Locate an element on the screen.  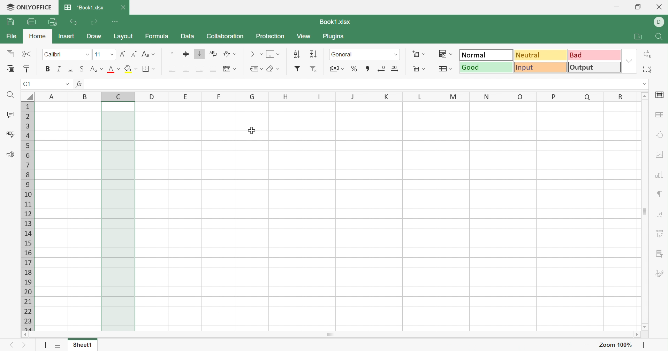
Drop Down is located at coordinates (645, 84).